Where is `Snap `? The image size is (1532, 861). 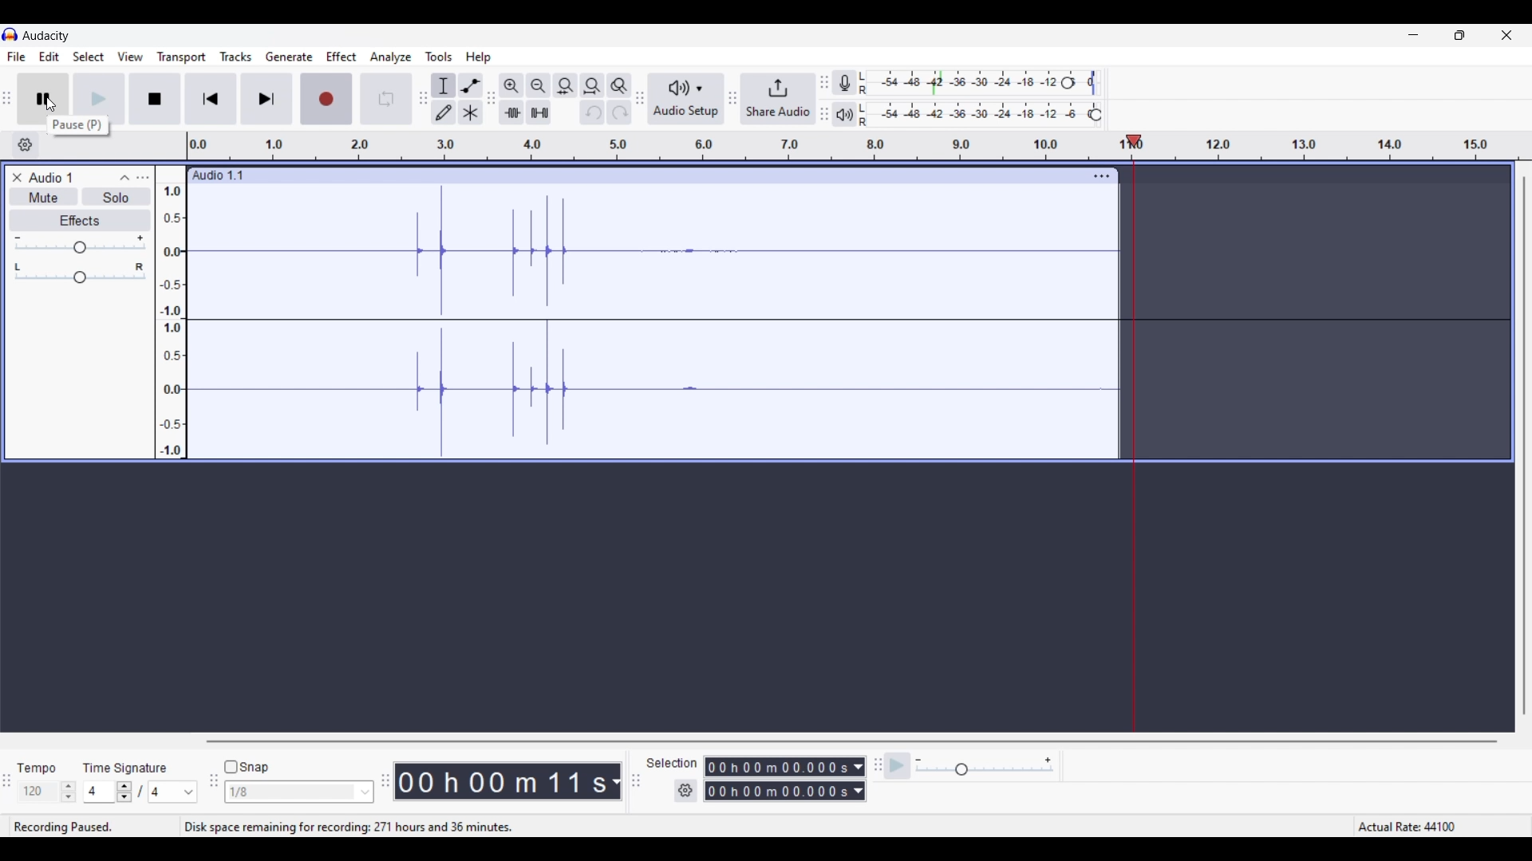 Snap  is located at coordinates (247, 768).